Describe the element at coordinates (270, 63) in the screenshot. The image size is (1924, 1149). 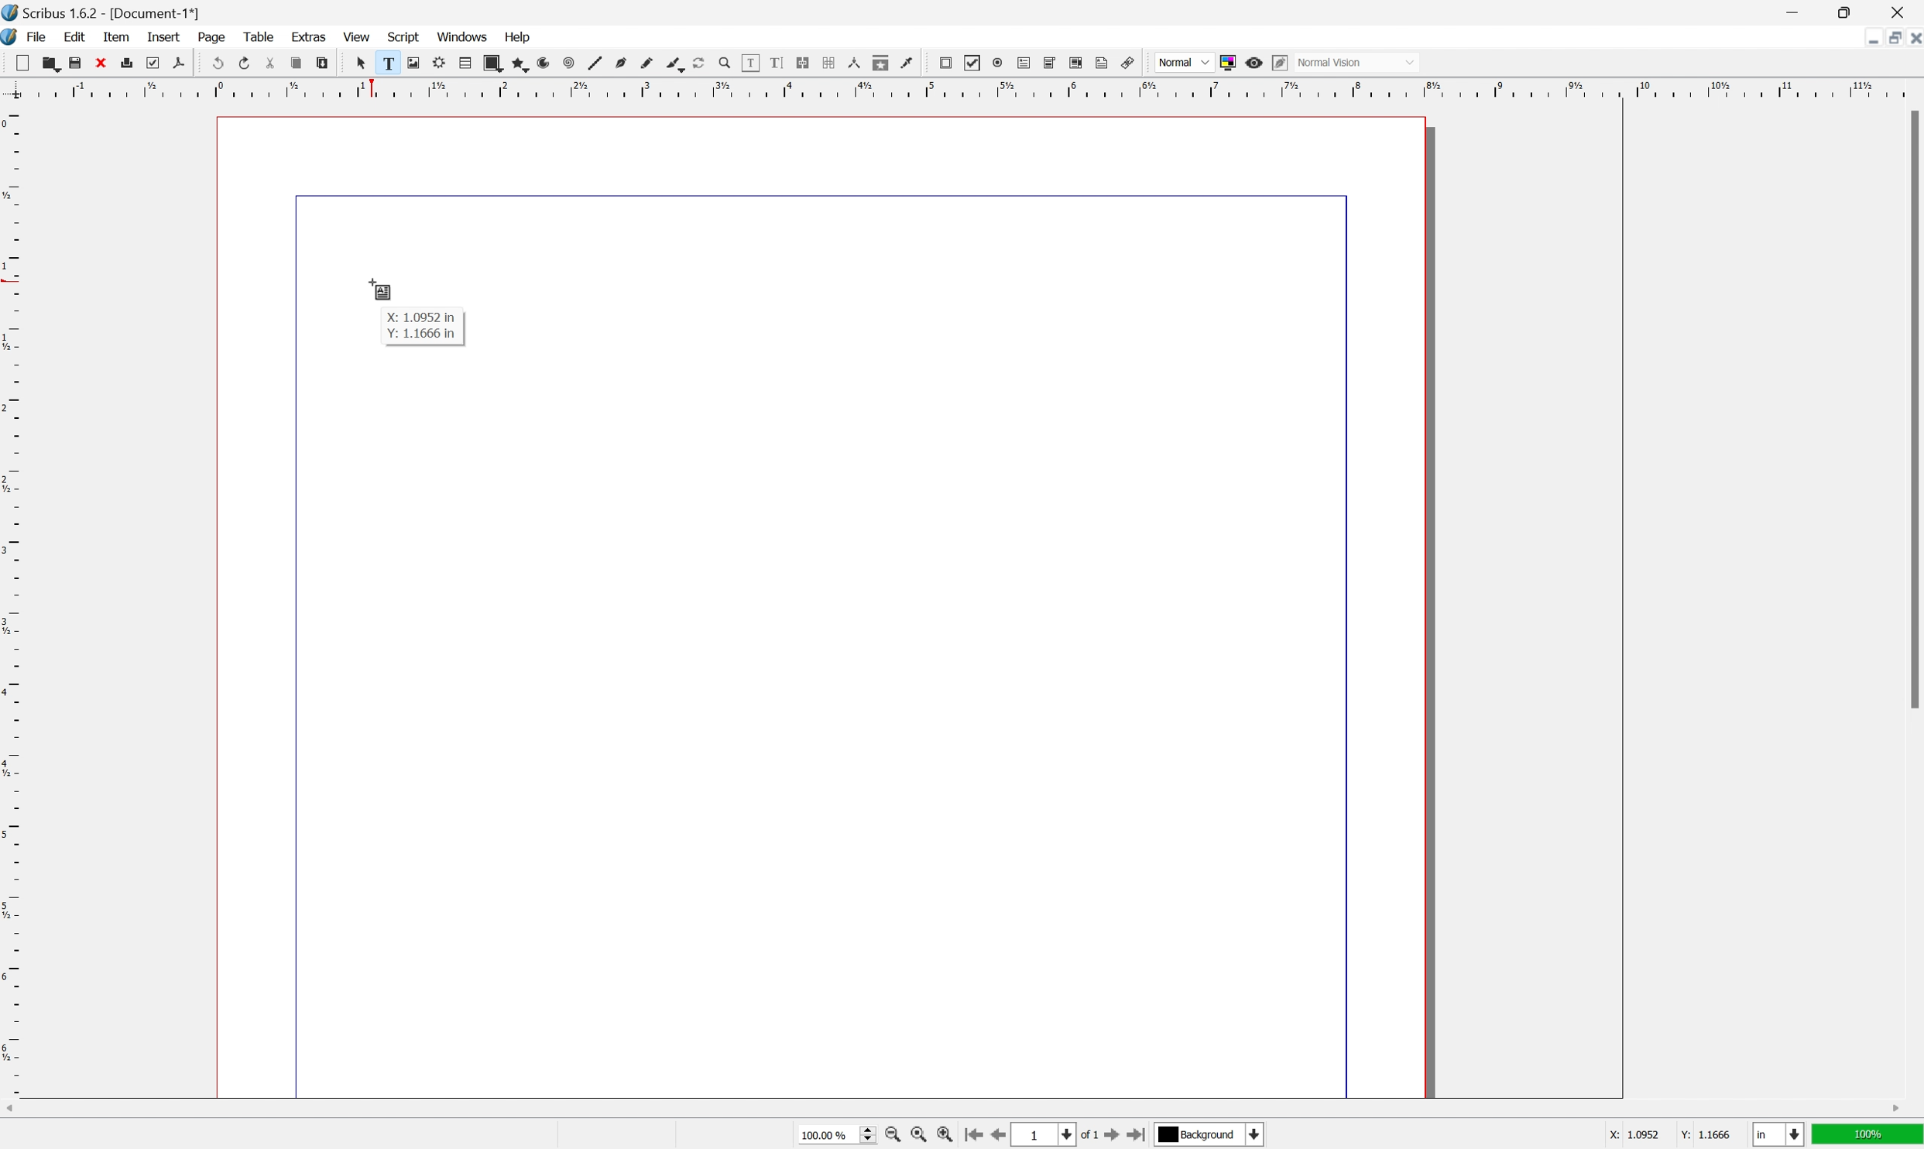
I see `cut` at that location.